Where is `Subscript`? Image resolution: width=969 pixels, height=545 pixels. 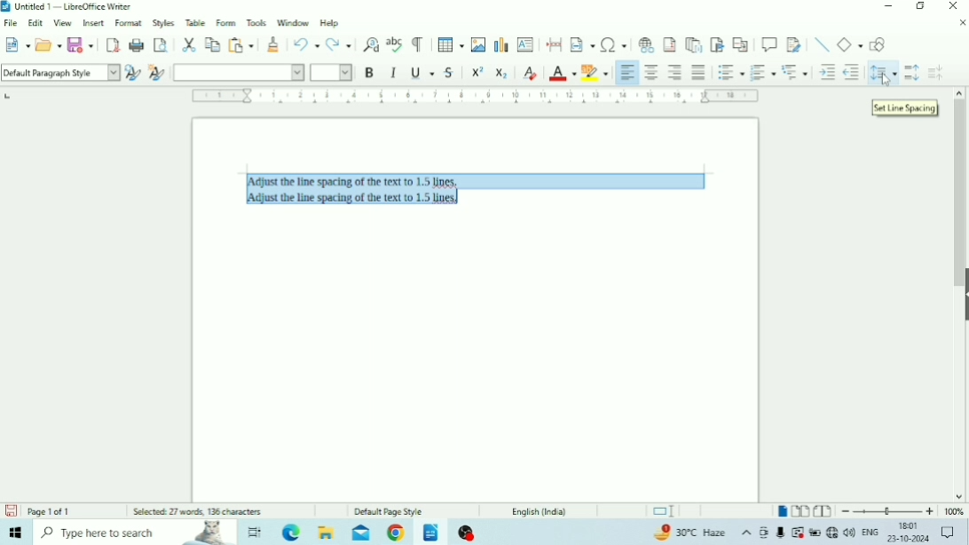 Subscript is located at coordinates (502, 73).